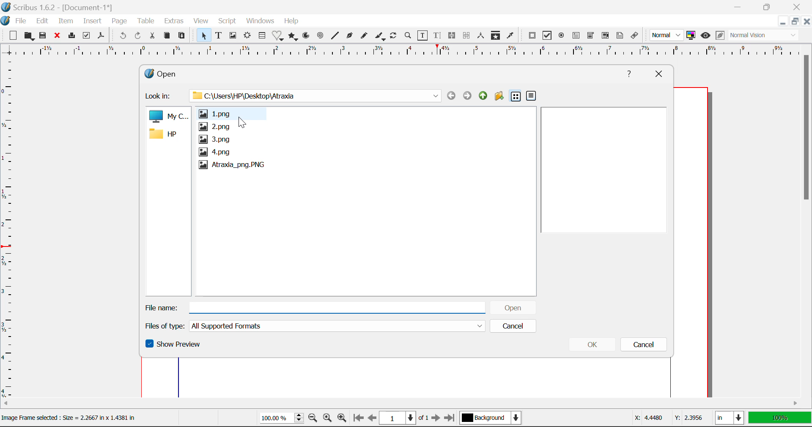 The image size is (812, 427). I want to click on New Folder, so click(499, 97).